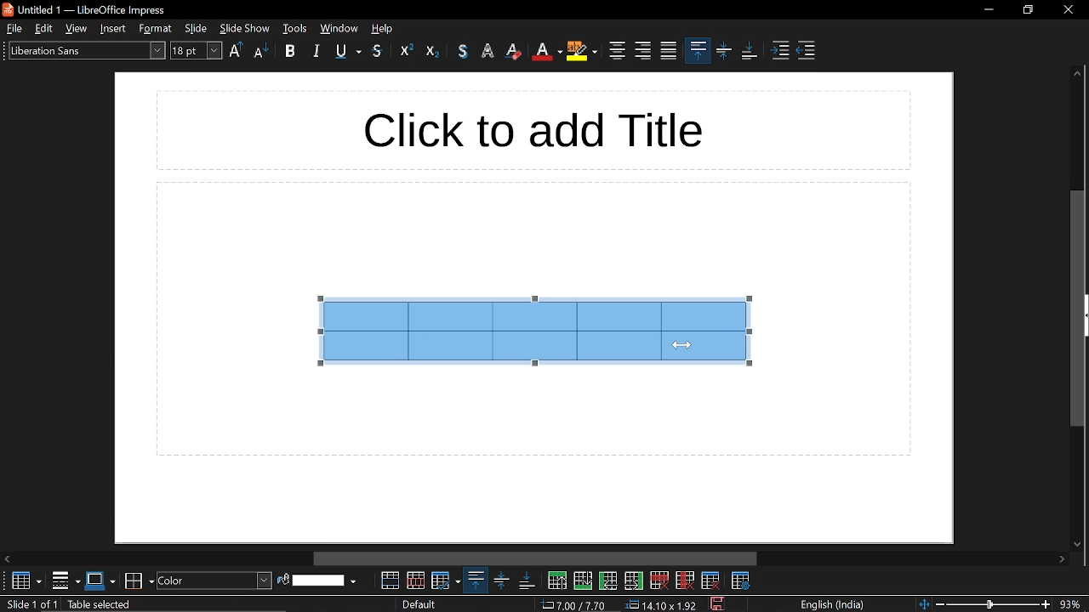 This screenshot has height=612, width=1089. Describe the element at coordinates (214, 581) in the screenshot. I see `fill style` at that location.